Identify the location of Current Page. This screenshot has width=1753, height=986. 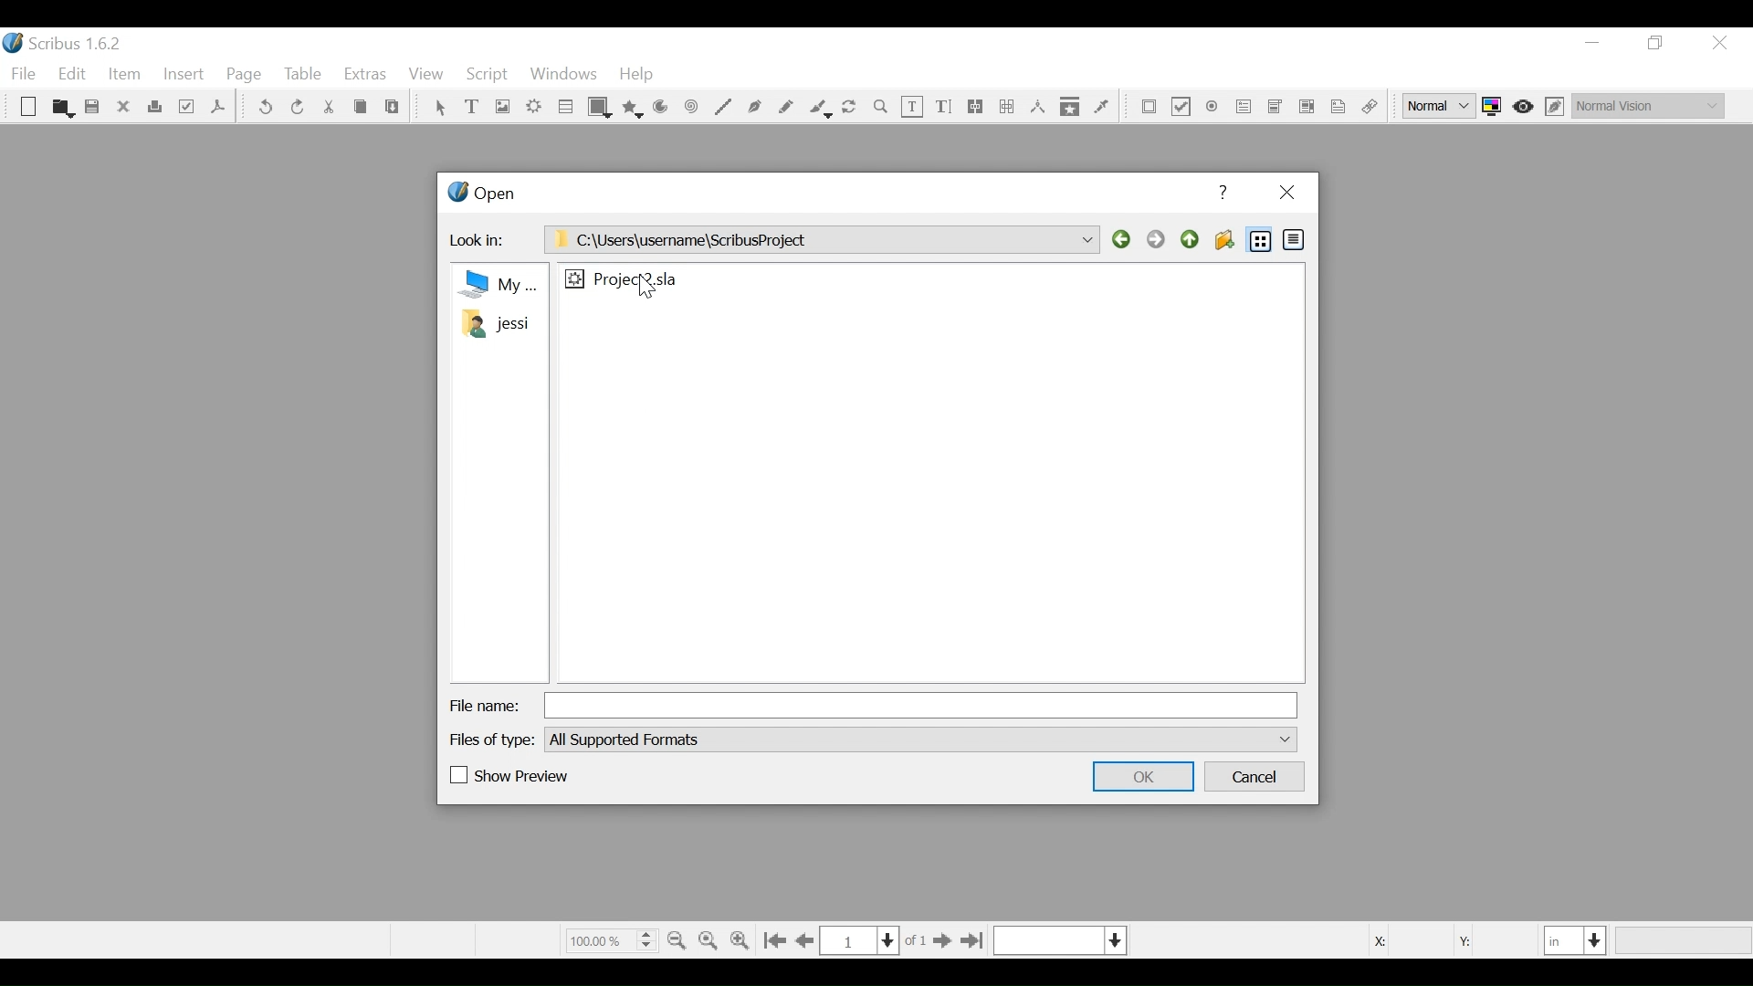
(859, 940).